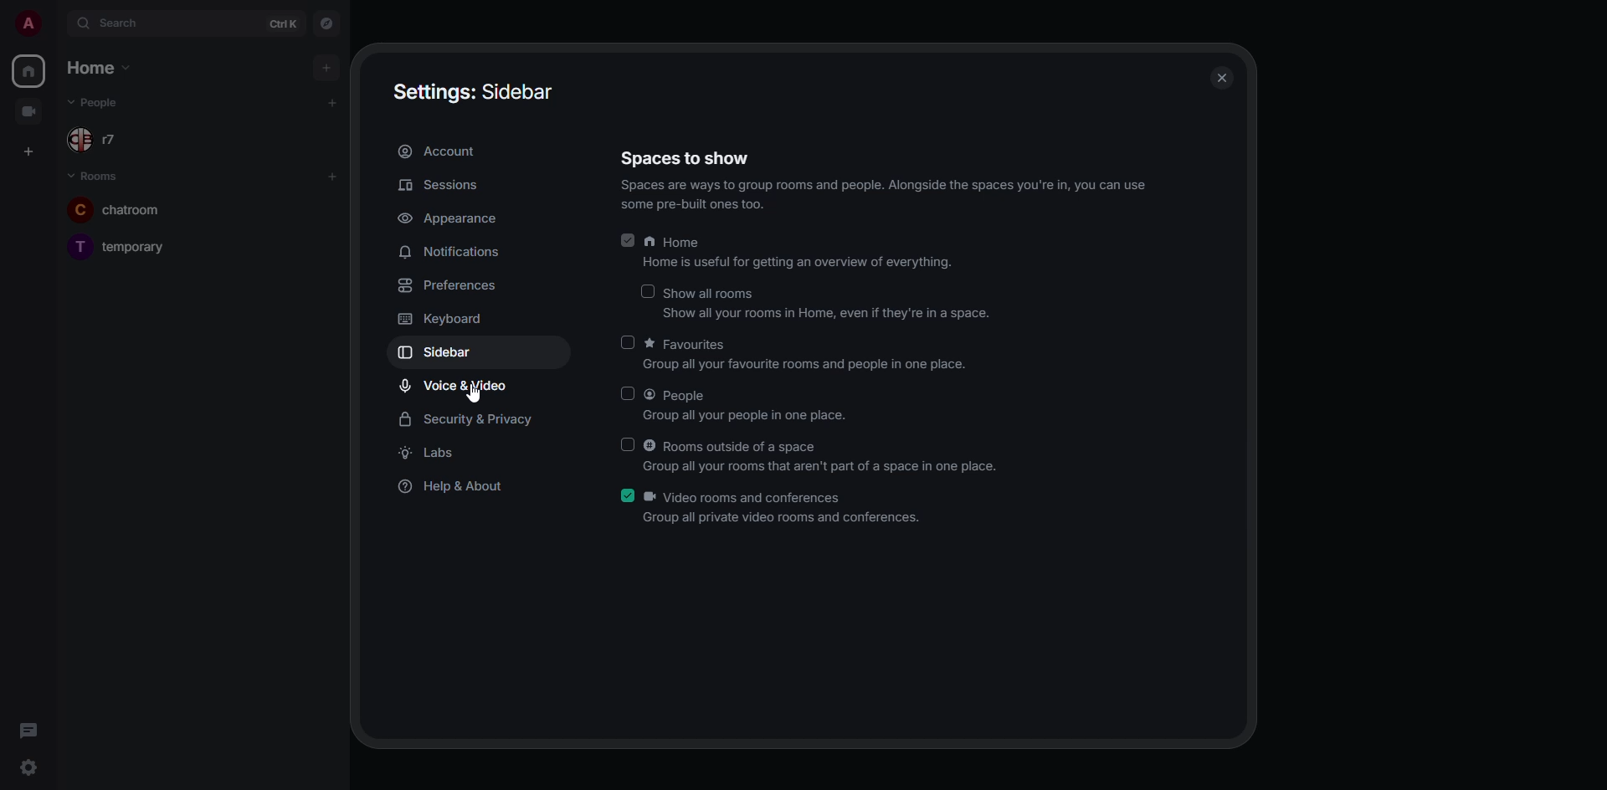 This screenshot has width=1607, height=790. I want to click on add, so click(335, 102).